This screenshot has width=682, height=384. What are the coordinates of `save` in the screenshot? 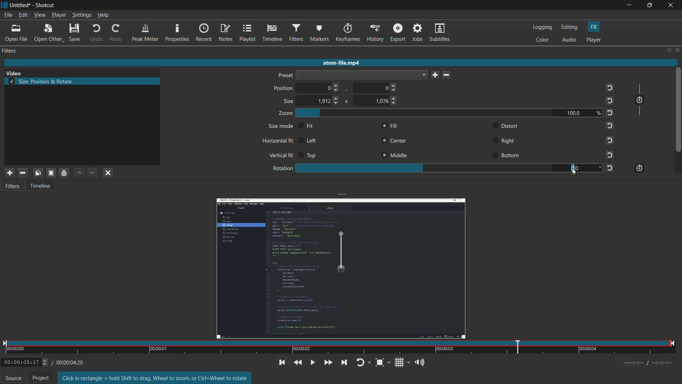 It's located at (74, 33).